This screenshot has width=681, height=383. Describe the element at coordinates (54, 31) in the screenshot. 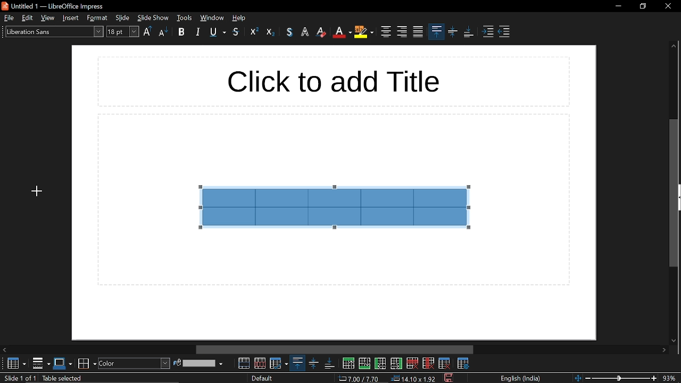

I see `text style` at that location.